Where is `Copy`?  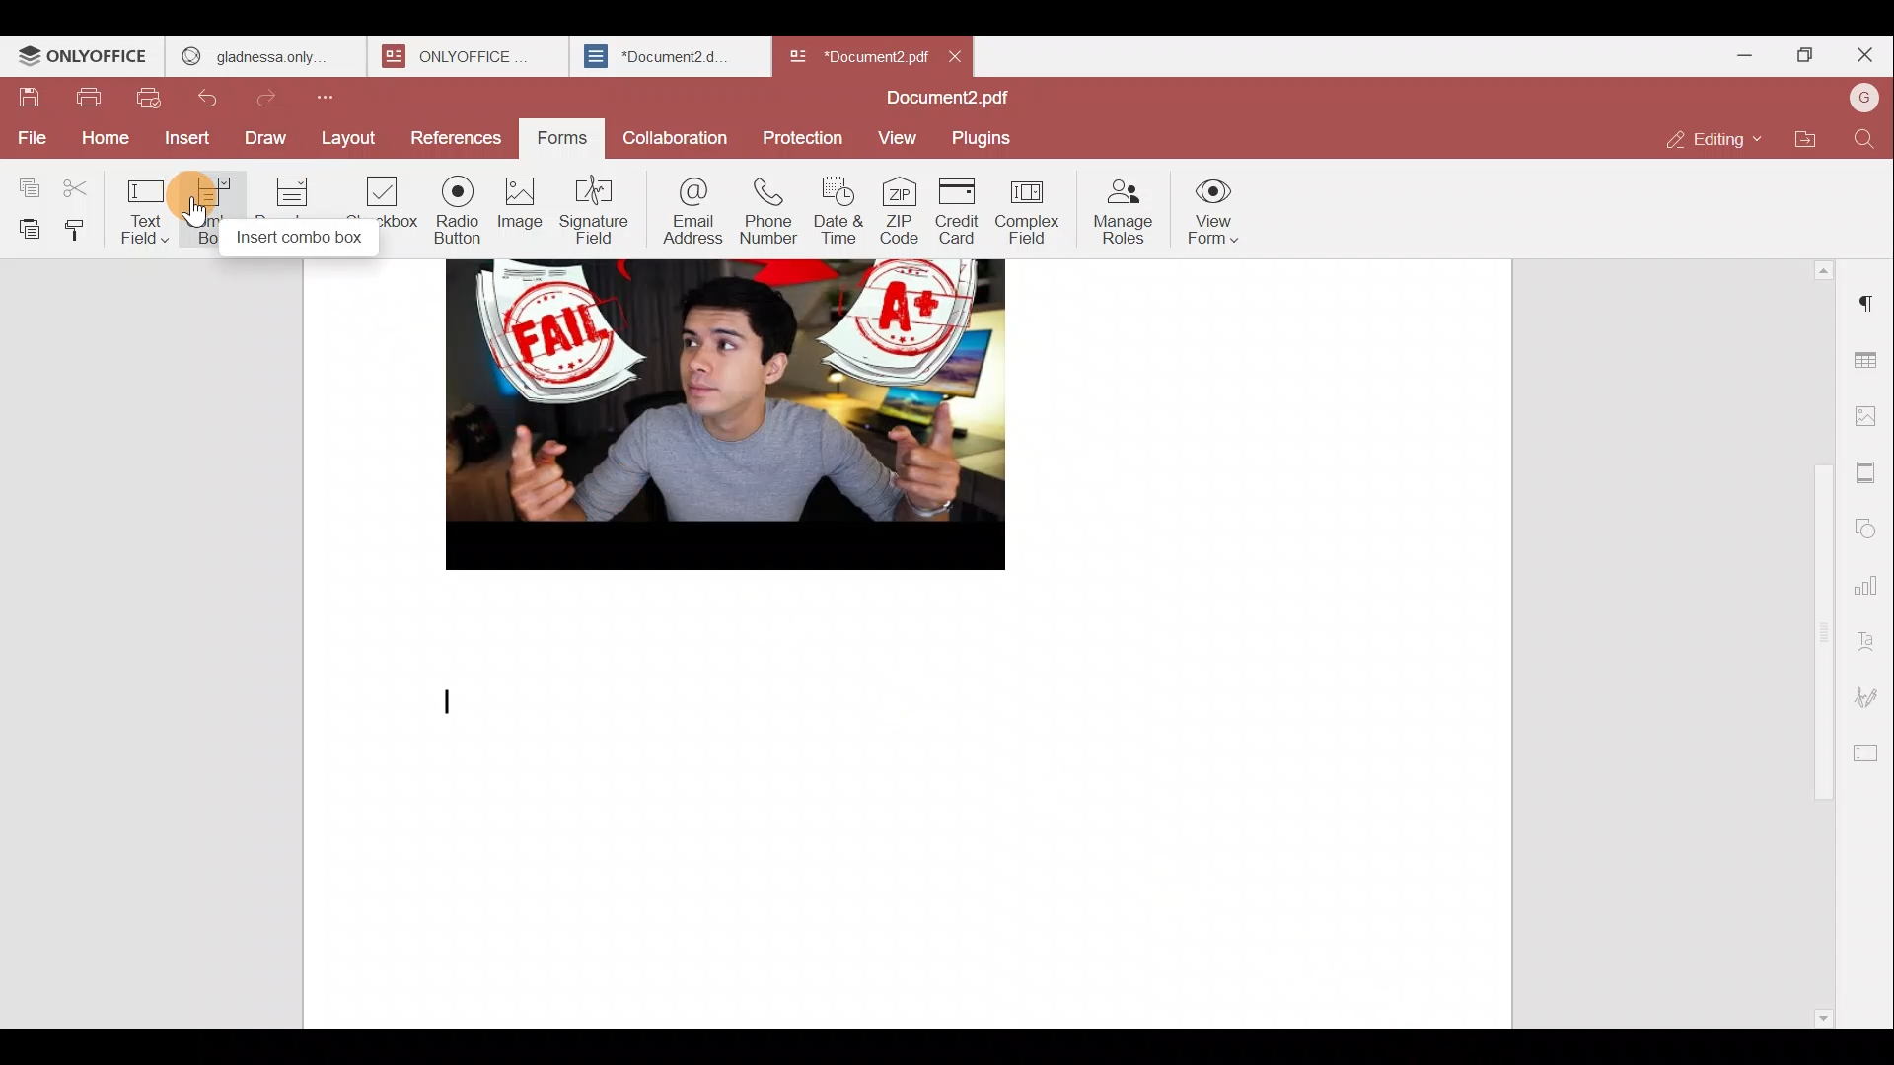
Copy is located at coordinates (29, 183).